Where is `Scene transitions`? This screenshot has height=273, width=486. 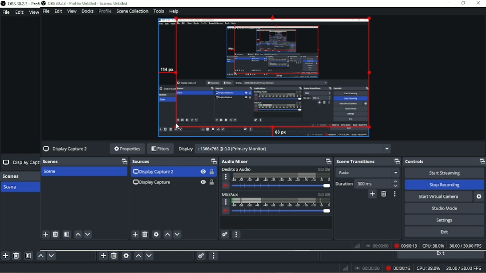
Scene transitions is located at coordinates (358, 162).